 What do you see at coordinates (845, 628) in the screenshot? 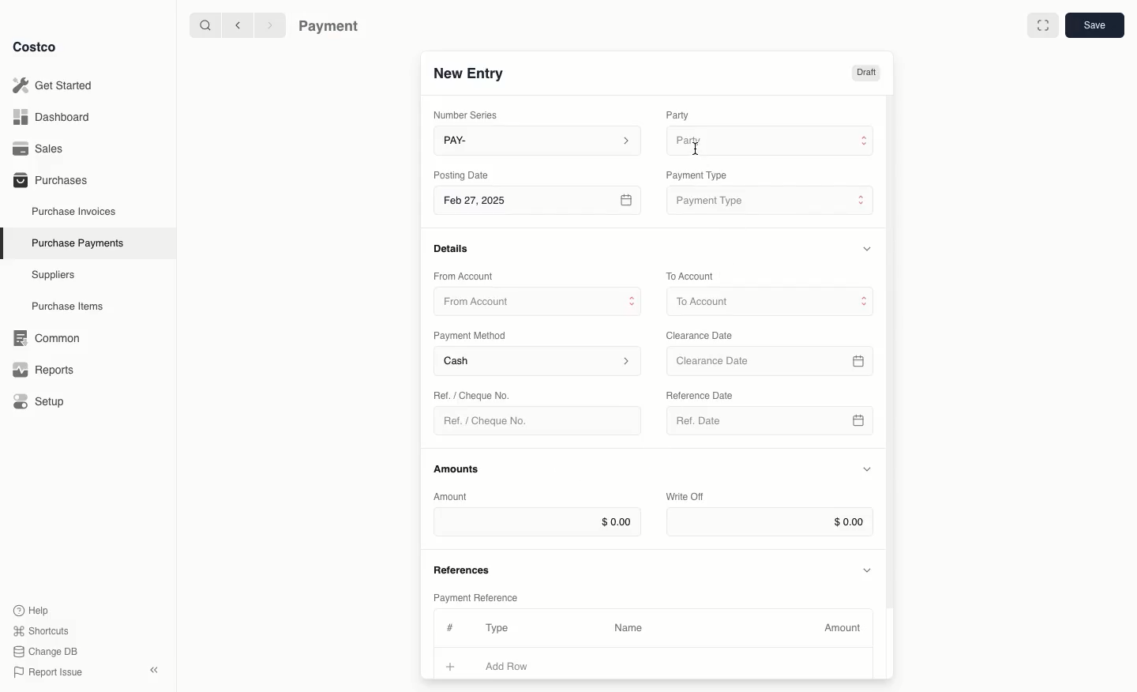
I see `Amount` at bounding box center [845, 628].